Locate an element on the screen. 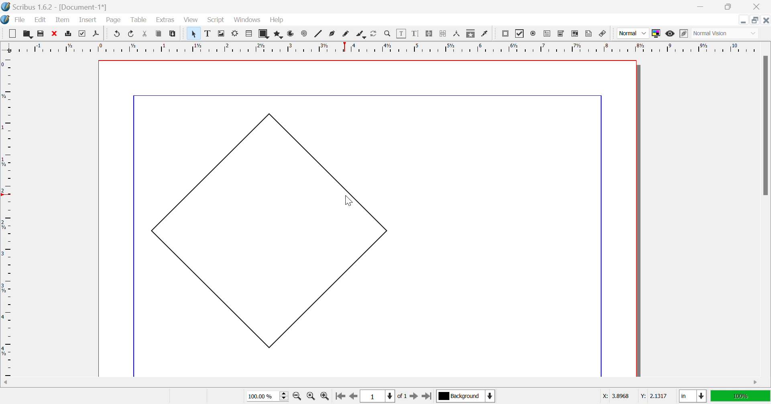 This screenshot has height=404, width=771. Spiral is located at coordinates (306, 33).